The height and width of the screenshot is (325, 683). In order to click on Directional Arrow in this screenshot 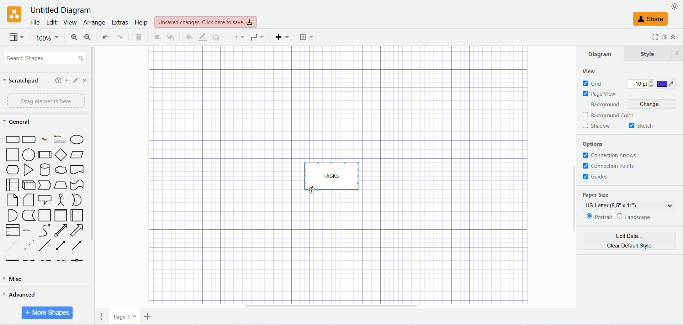, I will do `click(78, 245)`.